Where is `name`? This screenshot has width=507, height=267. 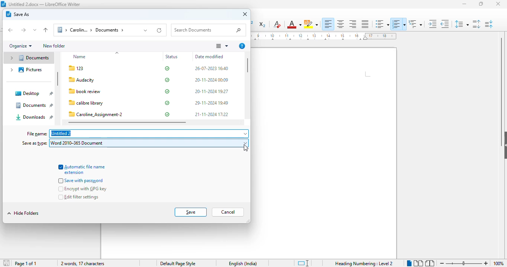
name is located at coordinates (81, 57).